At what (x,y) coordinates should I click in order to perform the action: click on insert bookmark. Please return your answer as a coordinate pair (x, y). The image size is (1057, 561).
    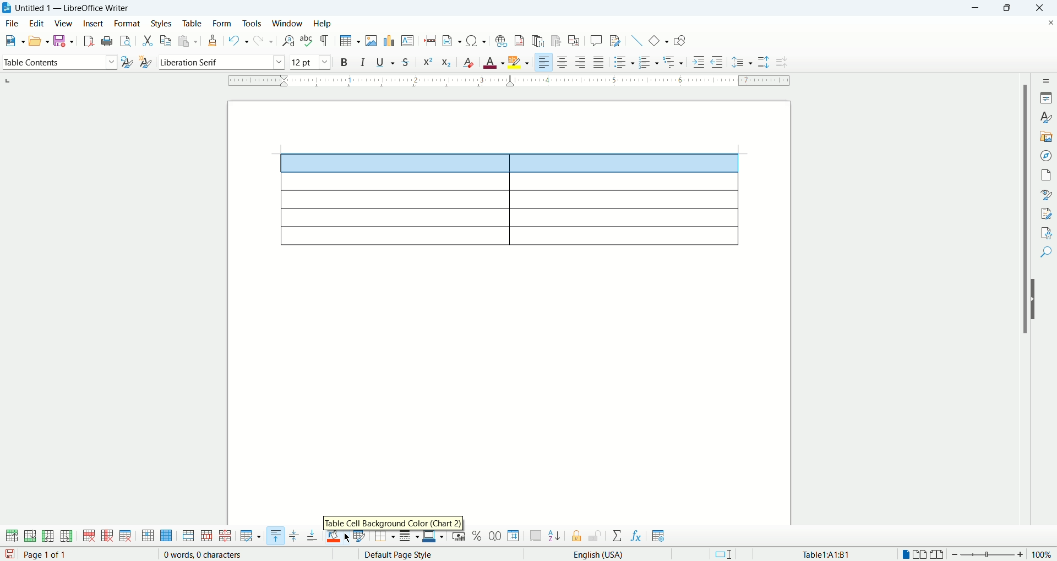
    Looking at the image, I should click on (557, 41).